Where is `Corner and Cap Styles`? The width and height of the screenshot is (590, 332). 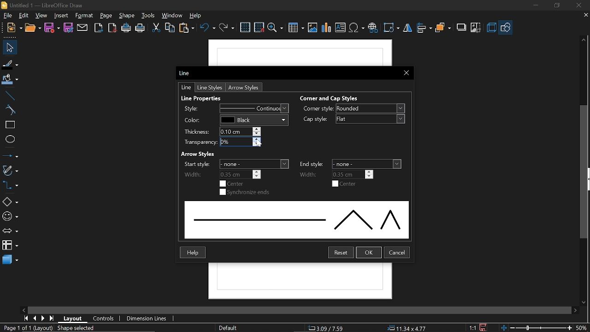
Corner and Cap Styles is located at coordinates (340, 95).